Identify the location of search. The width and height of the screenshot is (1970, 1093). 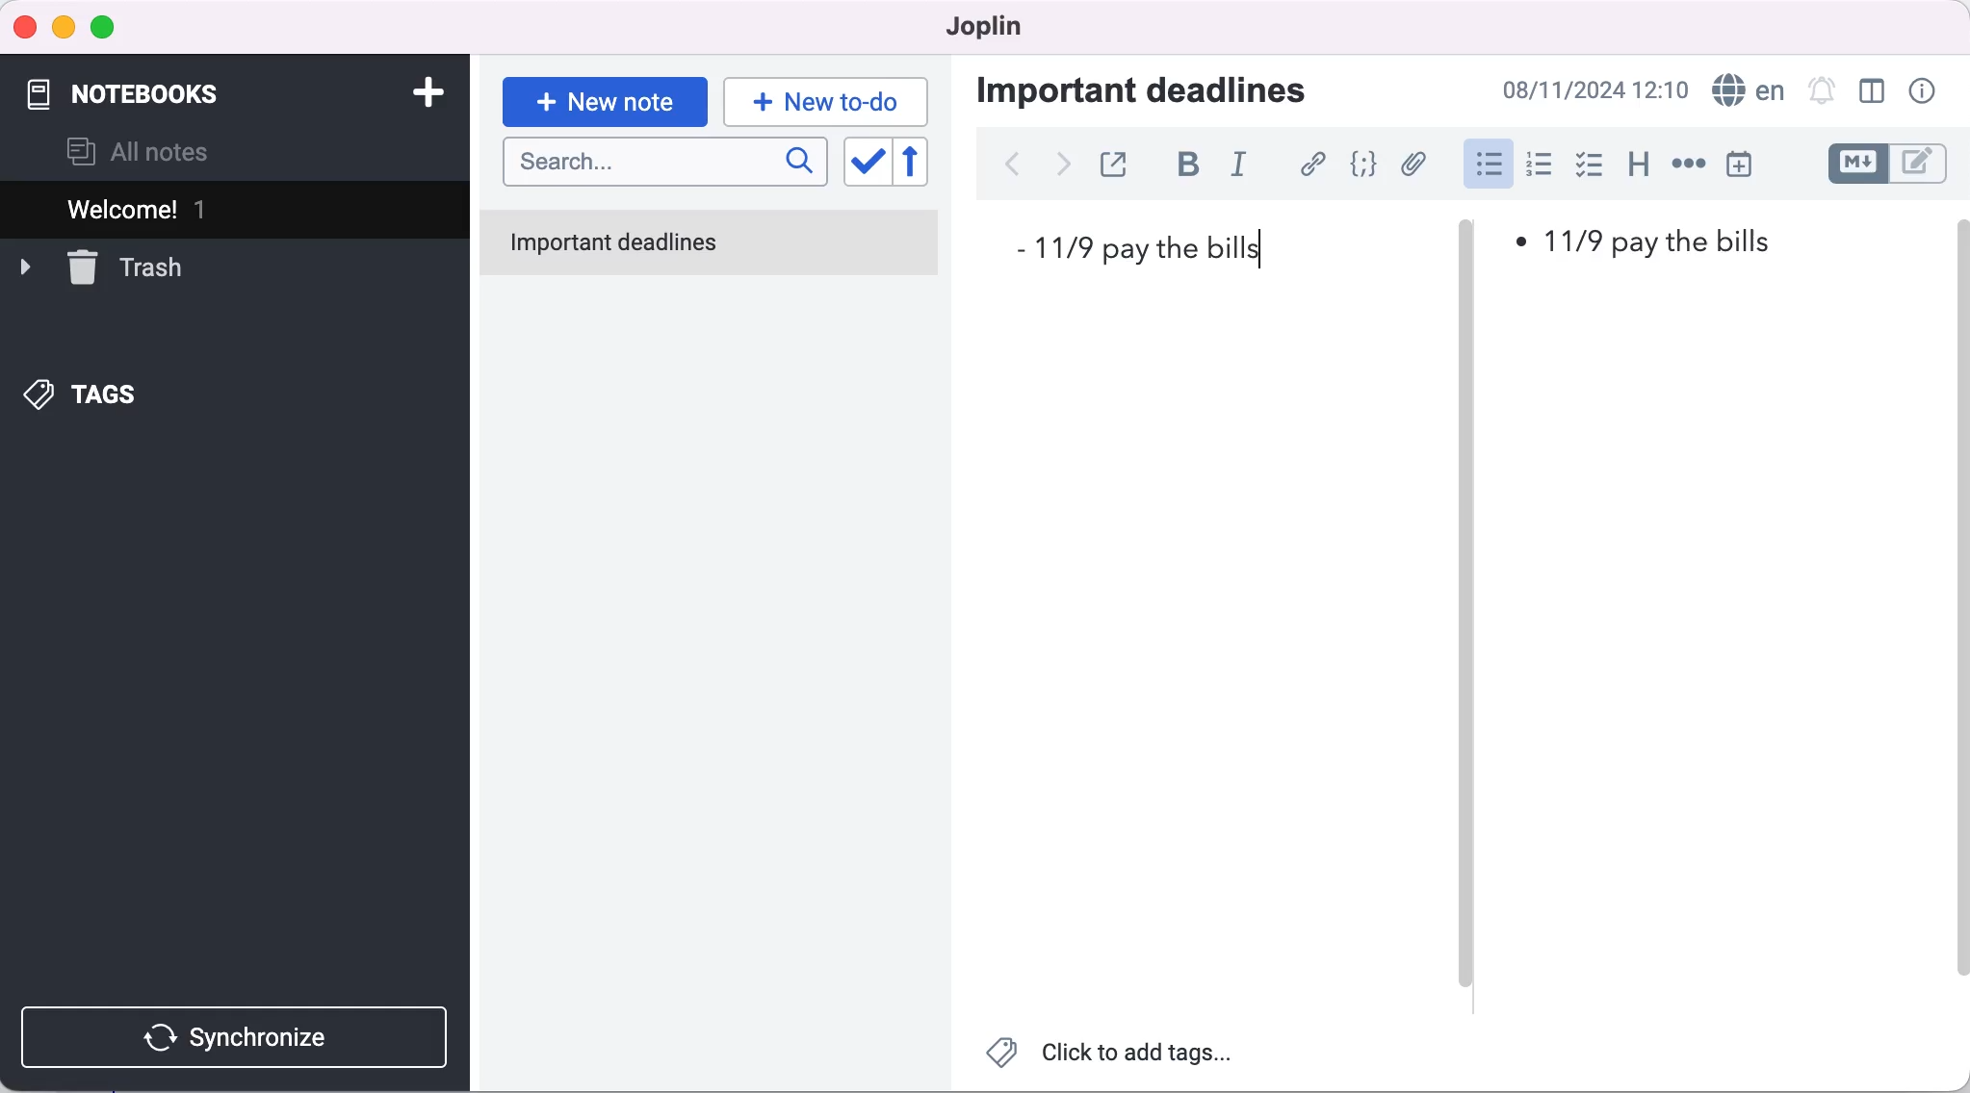
(663, 164).